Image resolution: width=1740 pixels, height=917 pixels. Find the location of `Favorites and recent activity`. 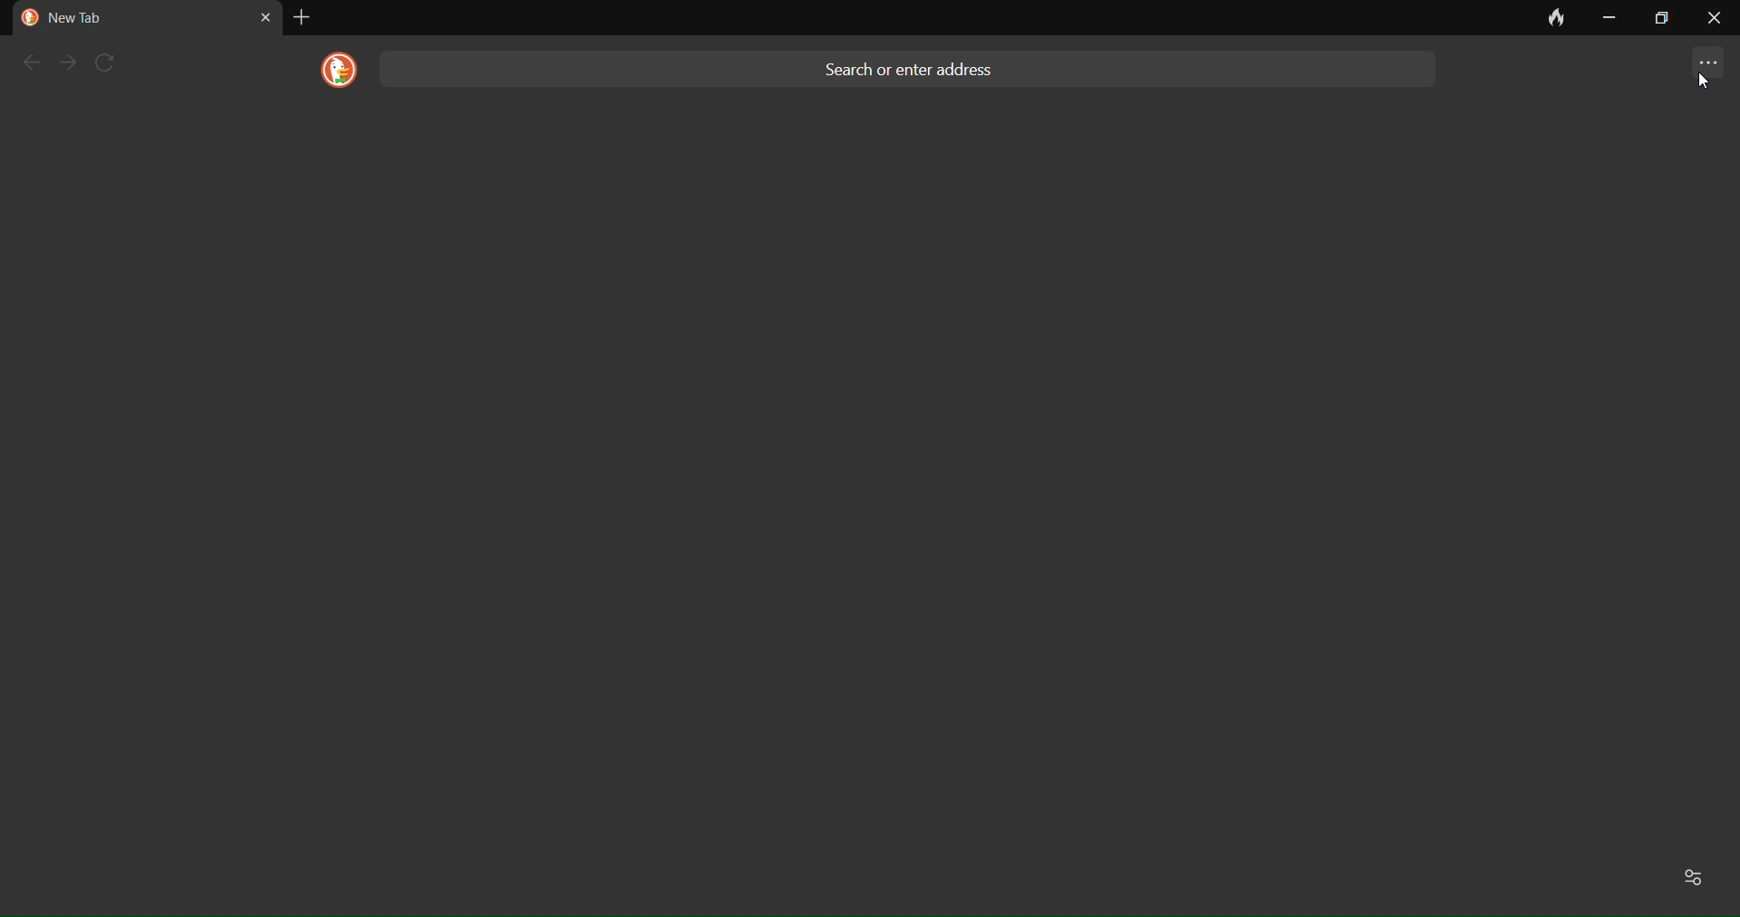

Favorites and recent activity is located at coordinates (1696, 875).